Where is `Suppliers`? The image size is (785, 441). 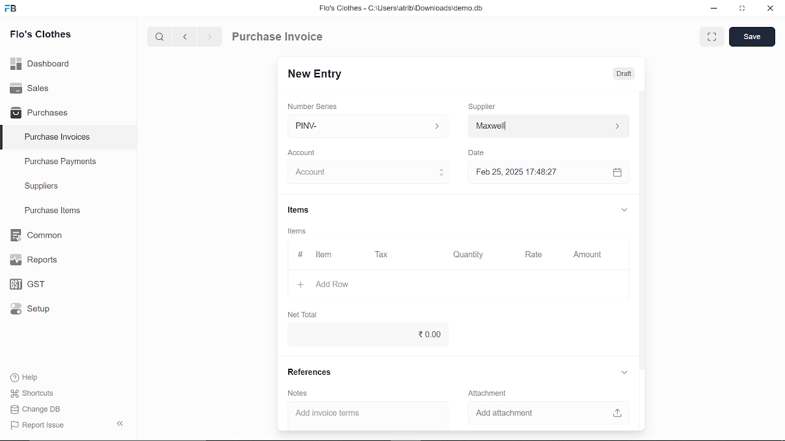
Suppliers is located at coordinates (42, 186).